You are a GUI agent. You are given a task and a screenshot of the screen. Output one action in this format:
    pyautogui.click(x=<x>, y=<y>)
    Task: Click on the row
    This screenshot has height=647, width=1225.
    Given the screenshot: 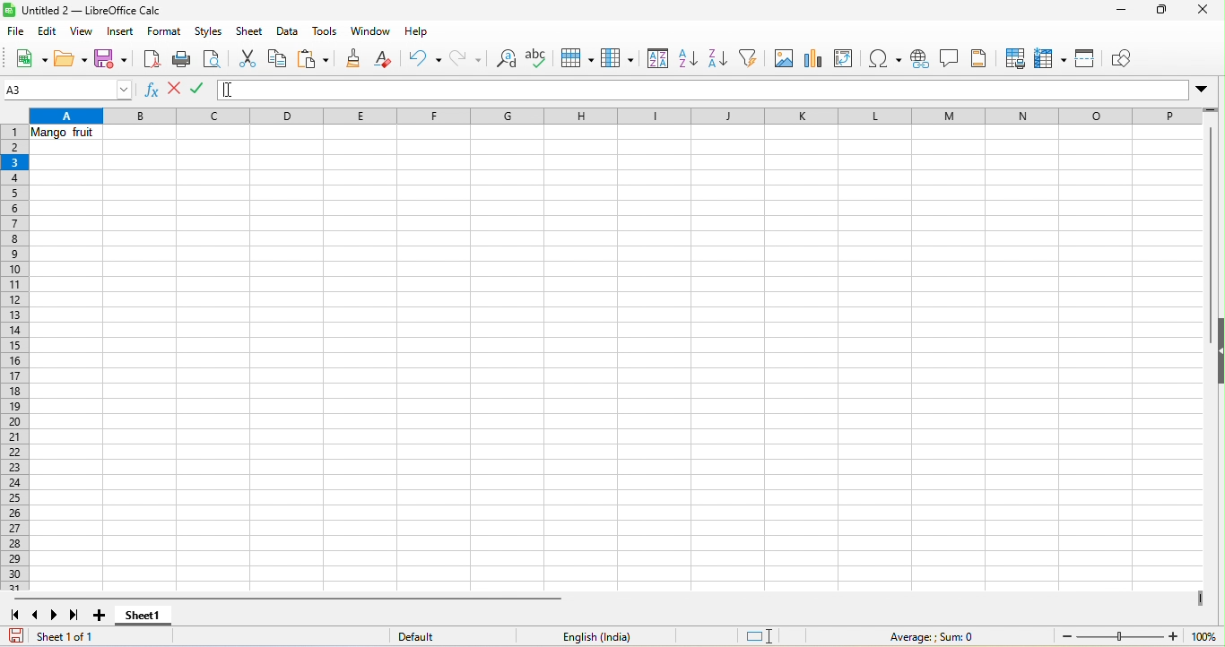 What is the action you would take?
    pyautogui.click(x=576, y=60)
    